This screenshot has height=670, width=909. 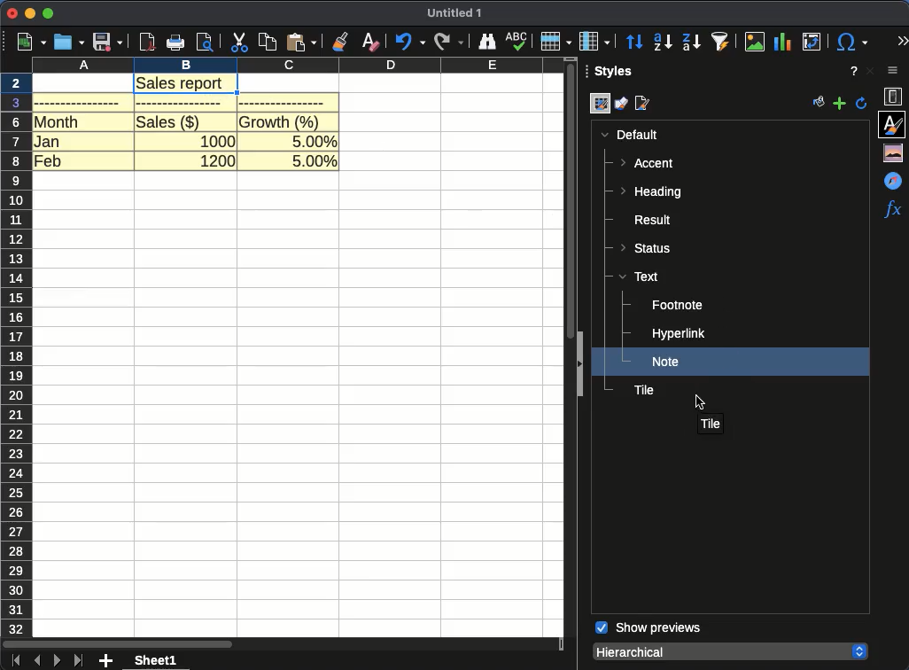 What do you see at coordinates (12, 14) in the screenshot?
I see `close` at bounding box center [12, 14].